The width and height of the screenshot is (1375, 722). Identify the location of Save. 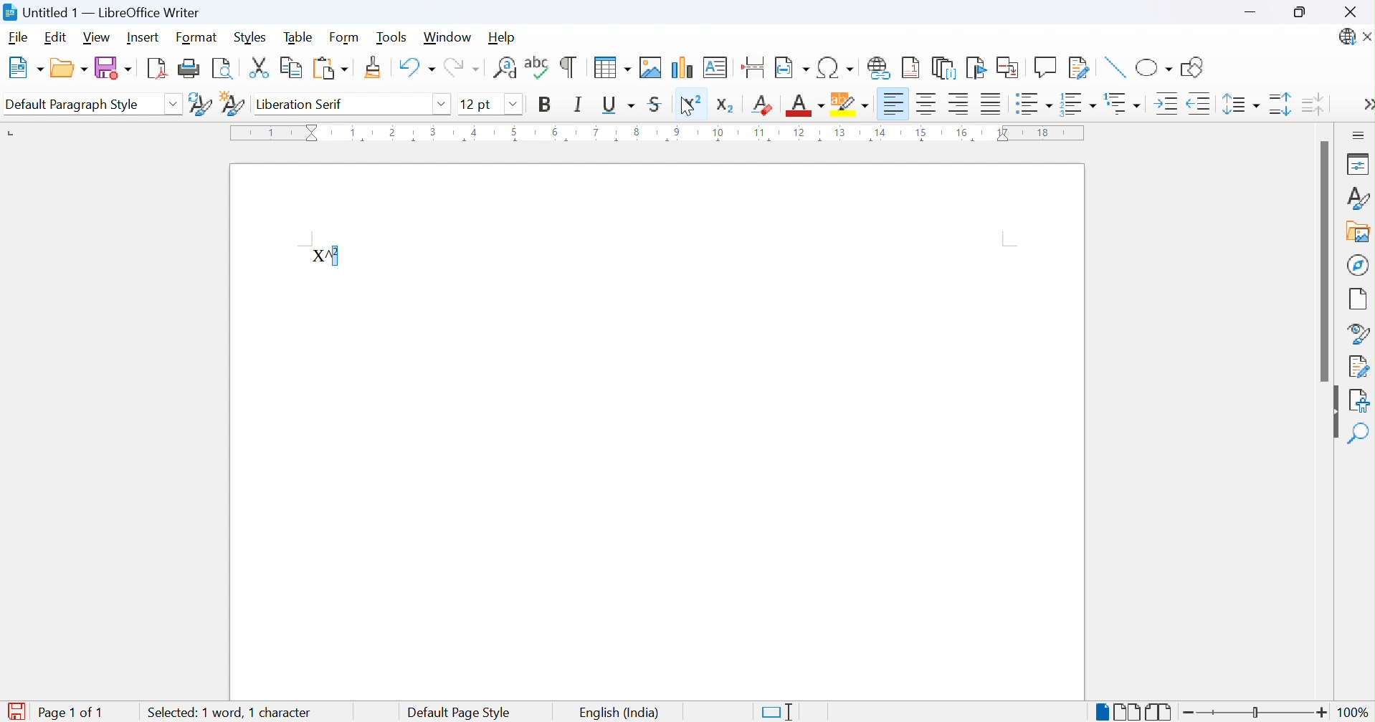
(115, 68).